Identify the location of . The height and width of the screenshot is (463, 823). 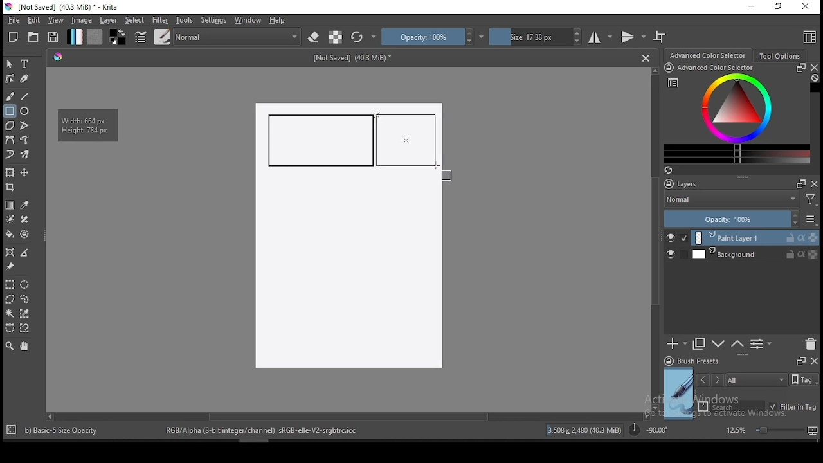
(633, 35).